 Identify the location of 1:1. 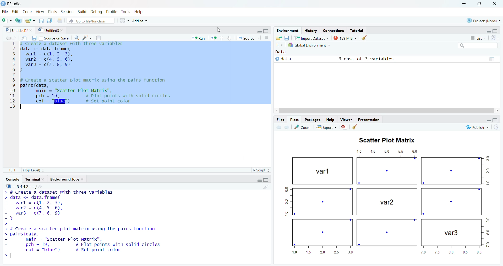
(10, 170).